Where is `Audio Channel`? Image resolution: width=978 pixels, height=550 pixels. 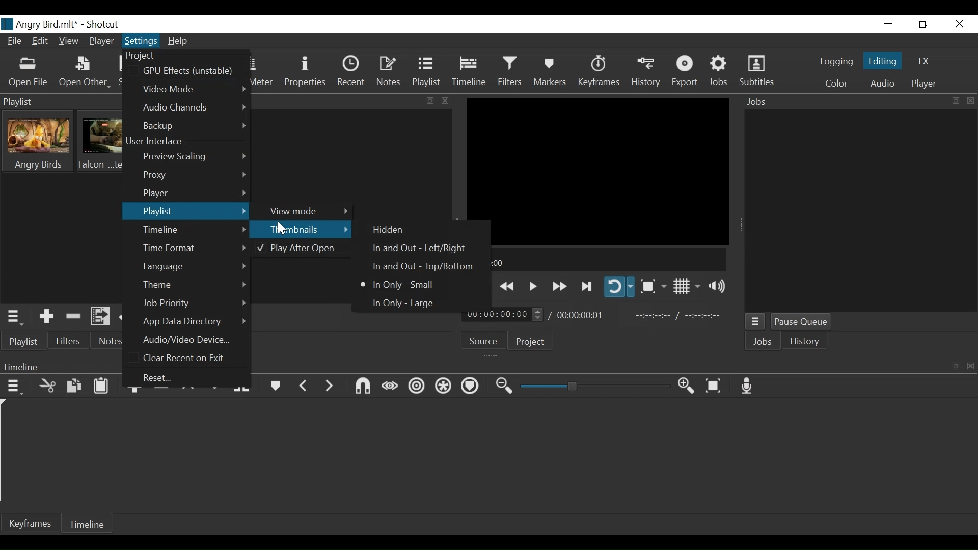
Audio Channel is located at coordinates (196, 107).